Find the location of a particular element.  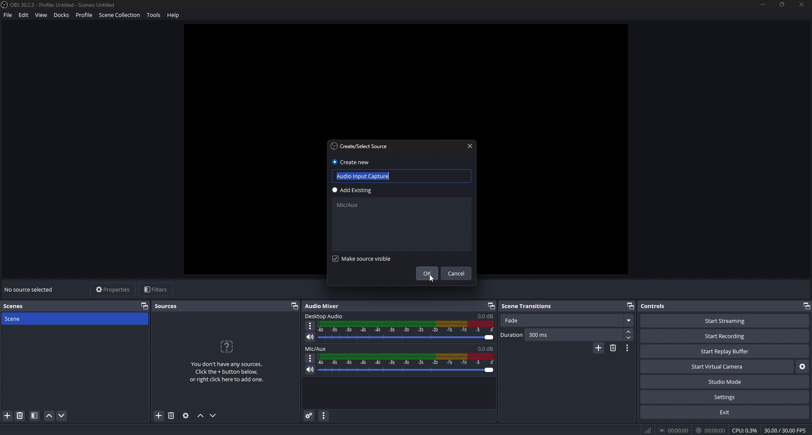

help is located at coordinates (175, 16).